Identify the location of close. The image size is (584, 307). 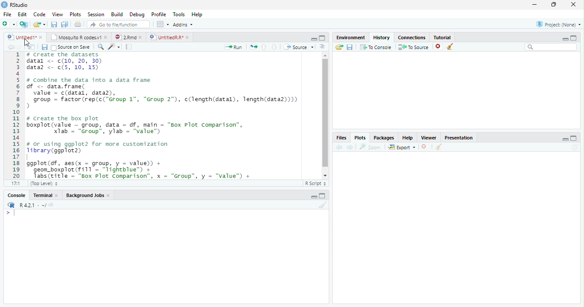
(573, 4).